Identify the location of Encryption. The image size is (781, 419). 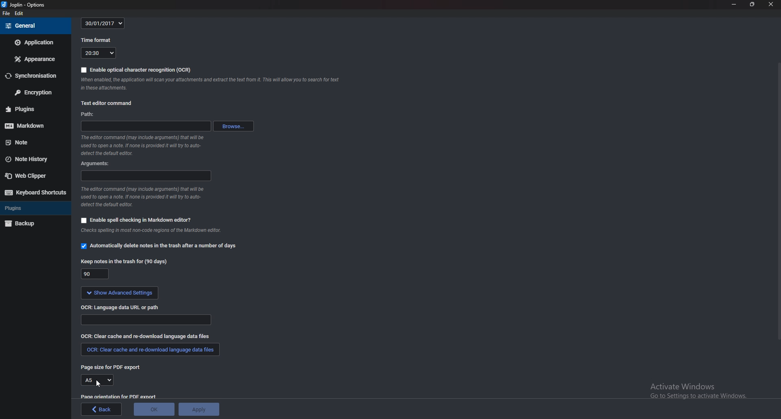
(36, 92).